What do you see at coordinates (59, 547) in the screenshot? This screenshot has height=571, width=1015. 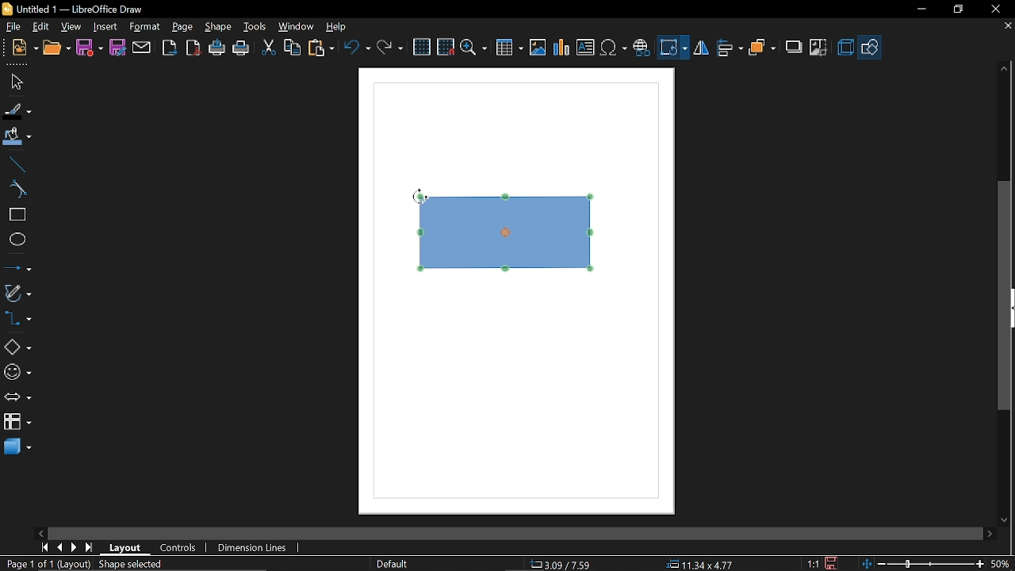 I see `previous page` at bounding box center [59, 547].